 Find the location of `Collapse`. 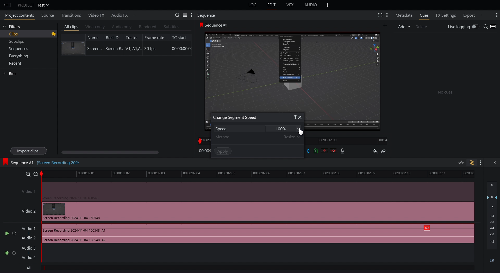

Collapse is located at coordinates (494, 162).